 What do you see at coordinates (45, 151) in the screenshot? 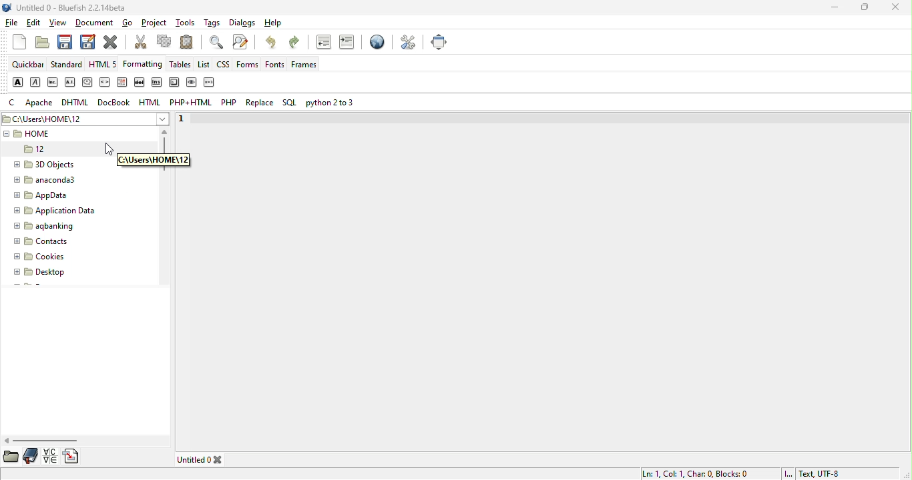
I see `12` at bounding box center [45, 151].